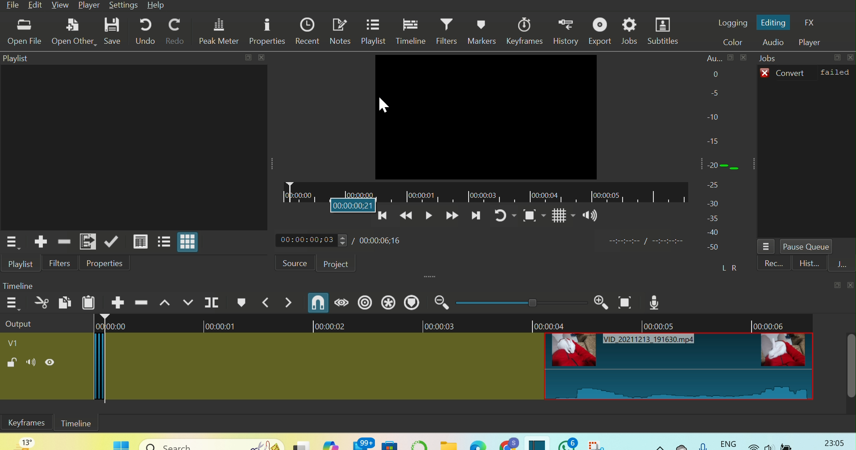 The height and width of the screenshot is (450, 856). I want to click on Paste, so click(88, 303).